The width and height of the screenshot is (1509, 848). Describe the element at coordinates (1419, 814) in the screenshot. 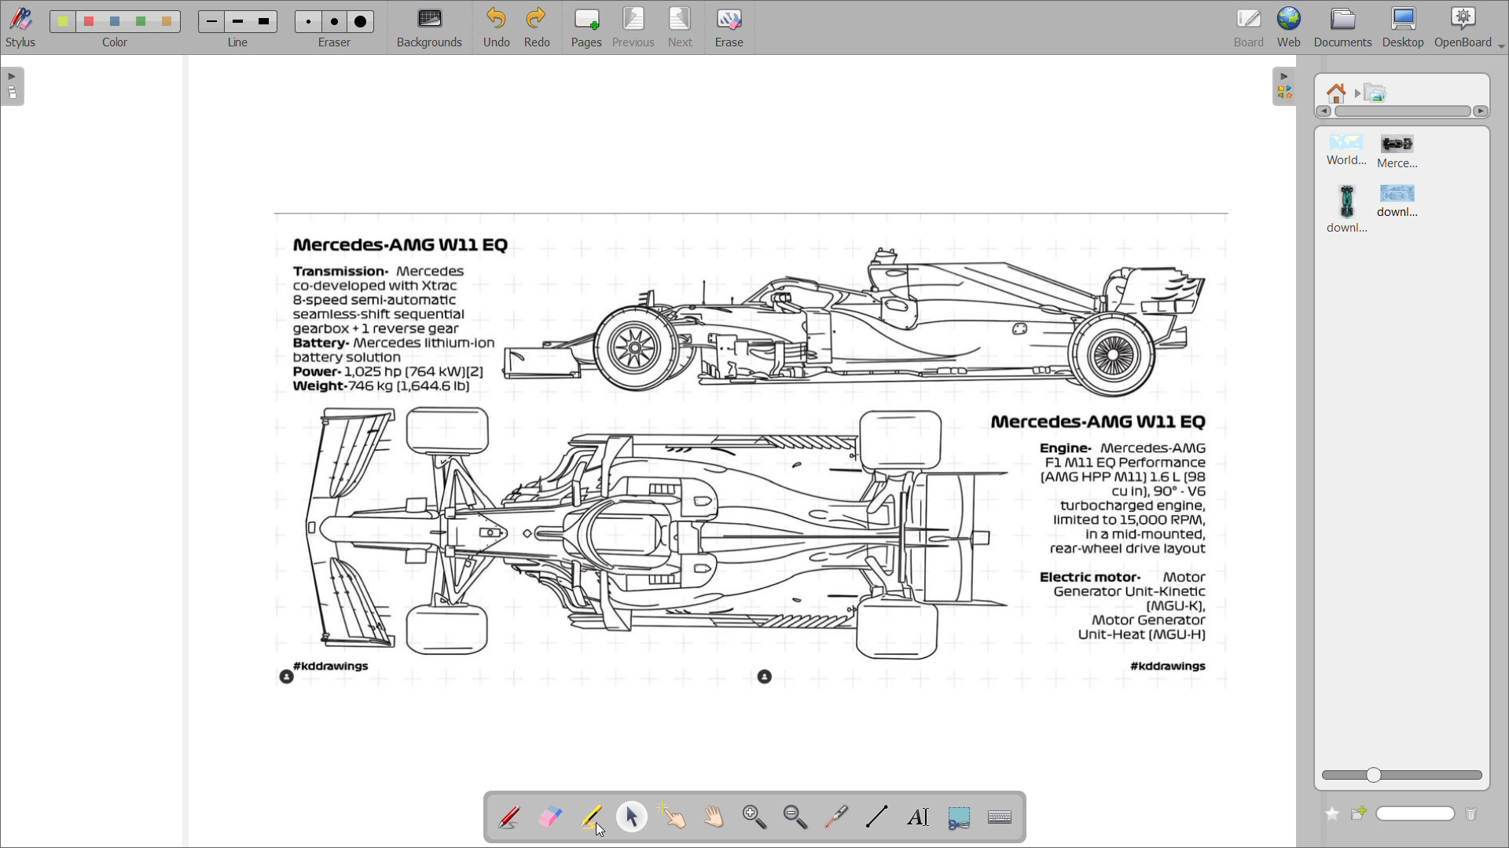

I see `name box` at that location.